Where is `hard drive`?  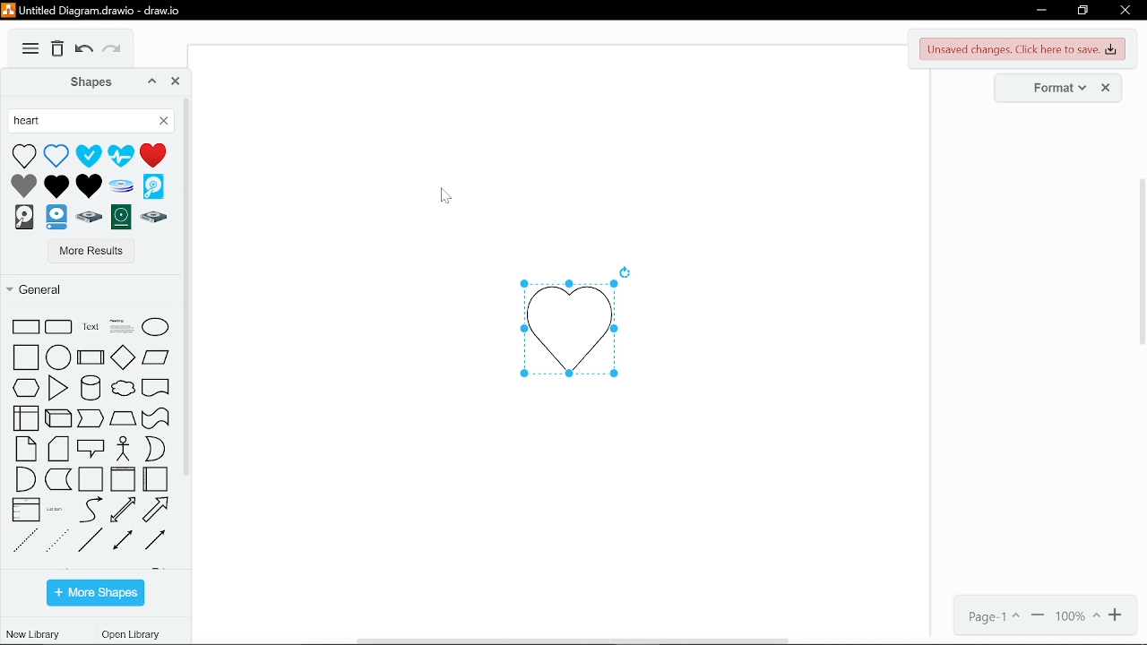
hard drive is located at coordinates (88, 219).